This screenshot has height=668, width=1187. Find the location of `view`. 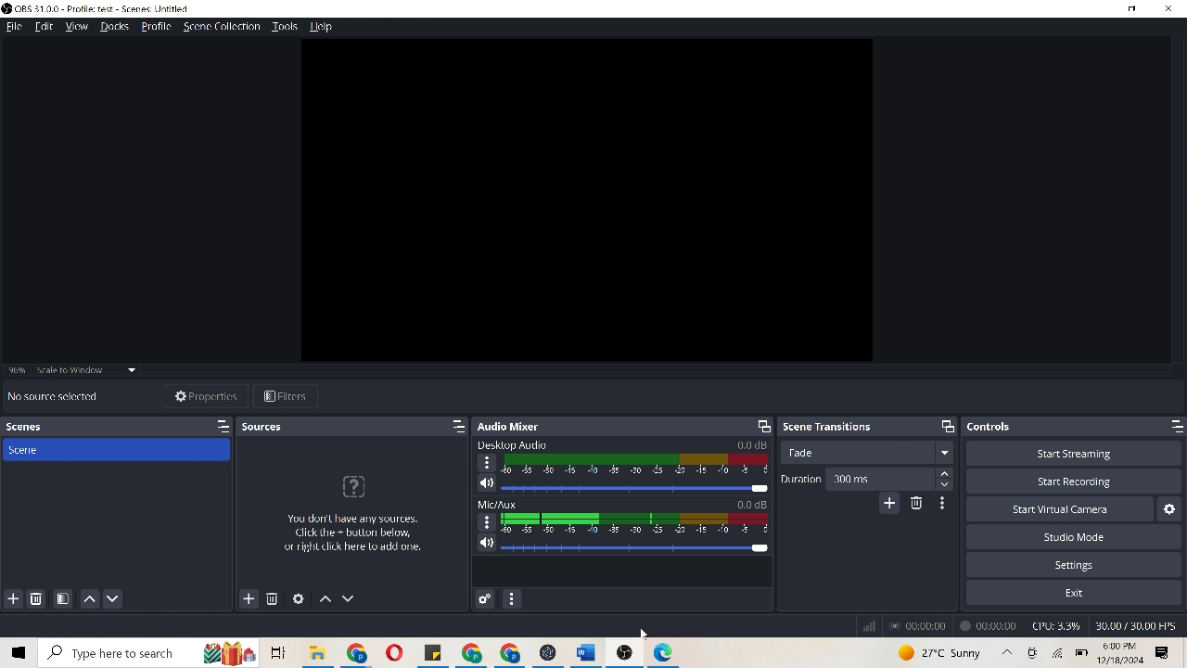

view is located at coordinates (74, 27).